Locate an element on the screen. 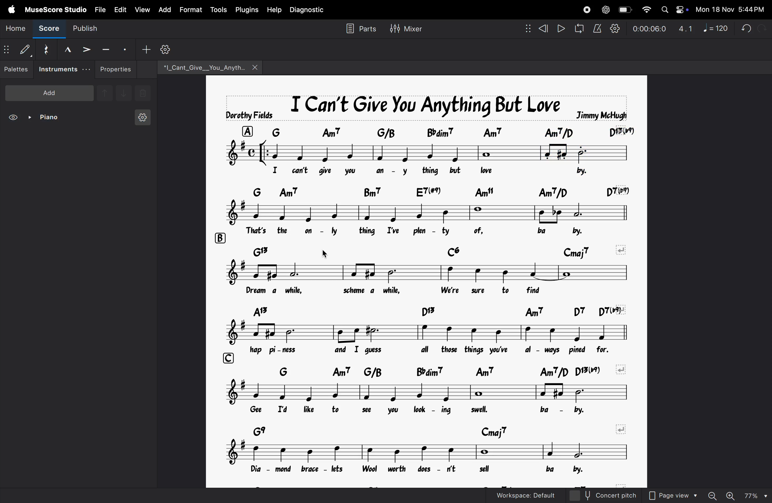  notes is located at coordinates (381, 152).